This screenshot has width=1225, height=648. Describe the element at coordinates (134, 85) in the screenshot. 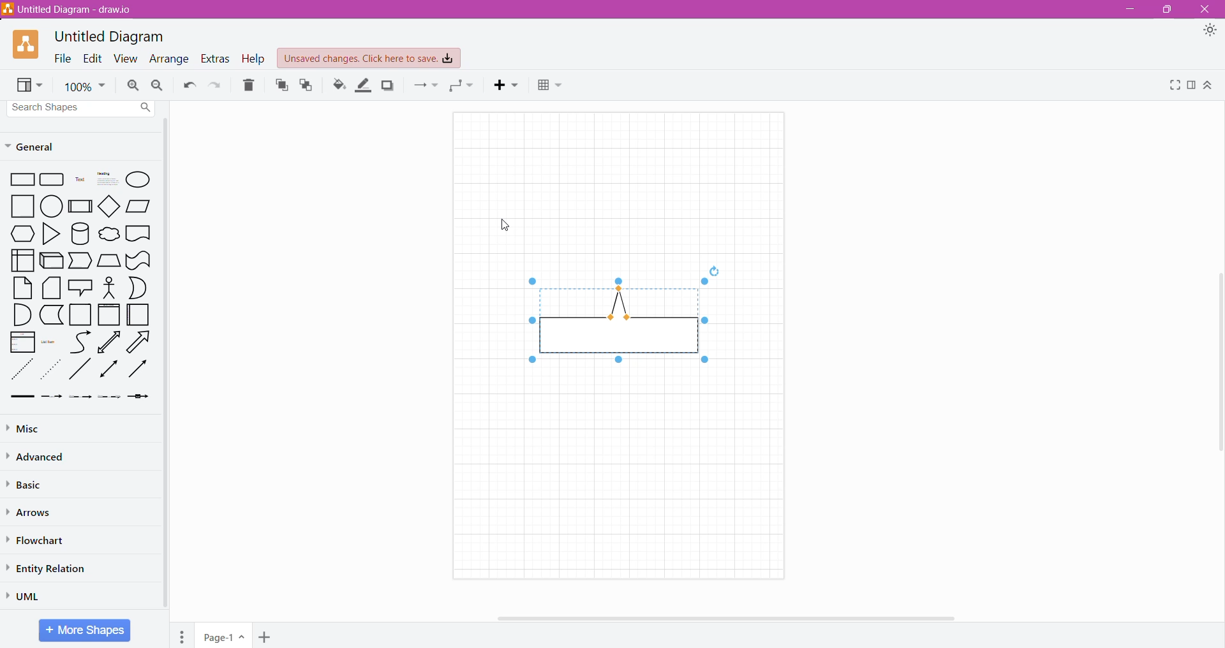

I see `zoom in` at that location.